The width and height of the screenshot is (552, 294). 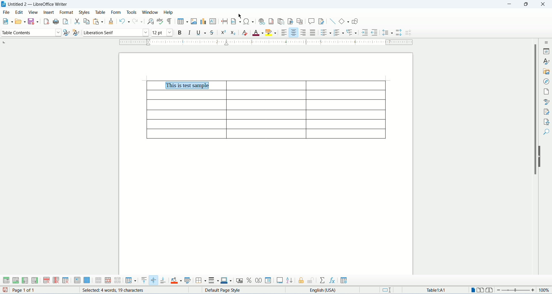 I want to click on split cells, so click(x=108, y=280).